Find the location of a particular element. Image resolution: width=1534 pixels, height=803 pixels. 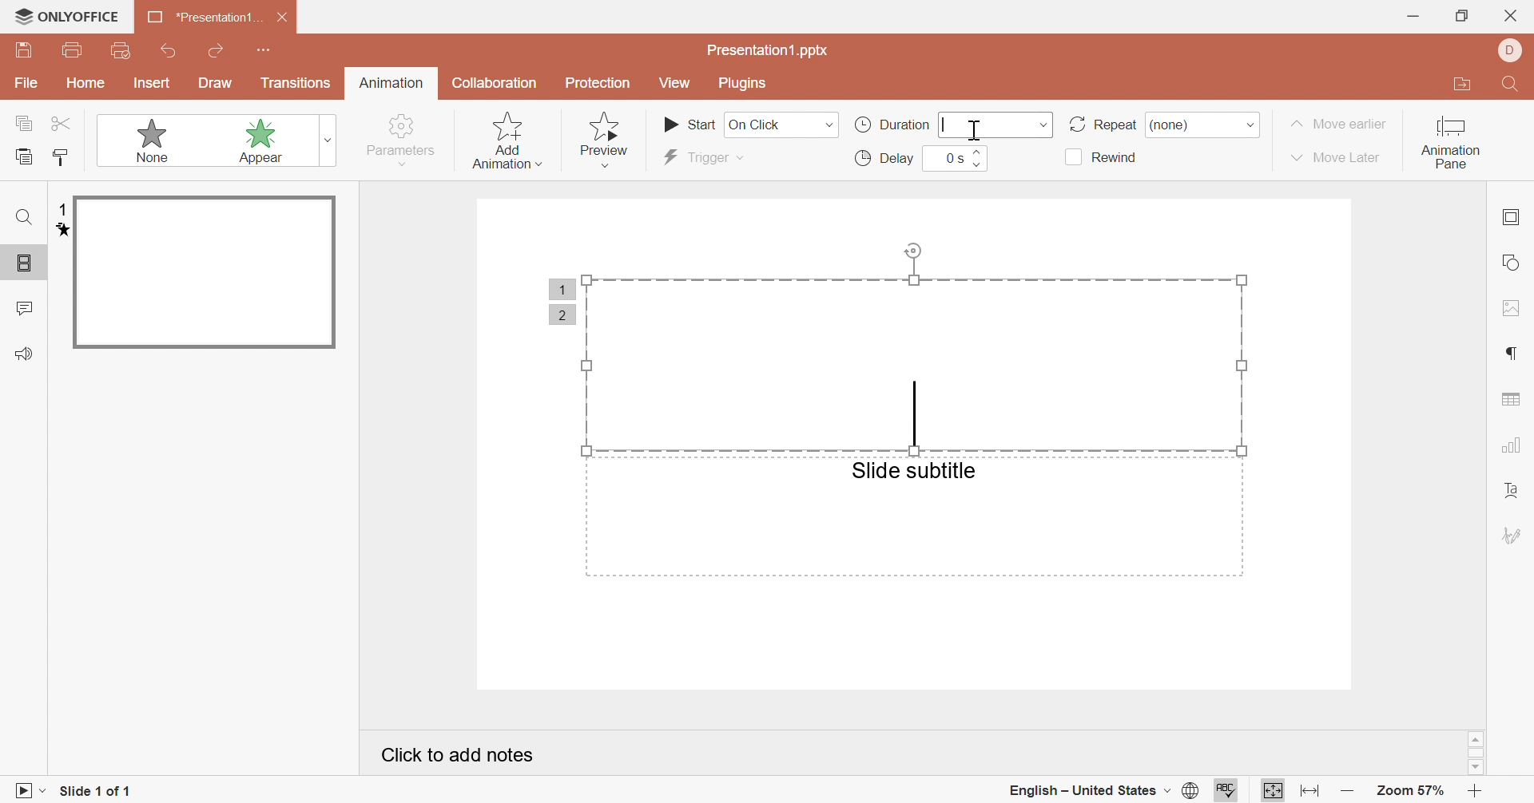

drop down is located at coordinates (1251, 125).